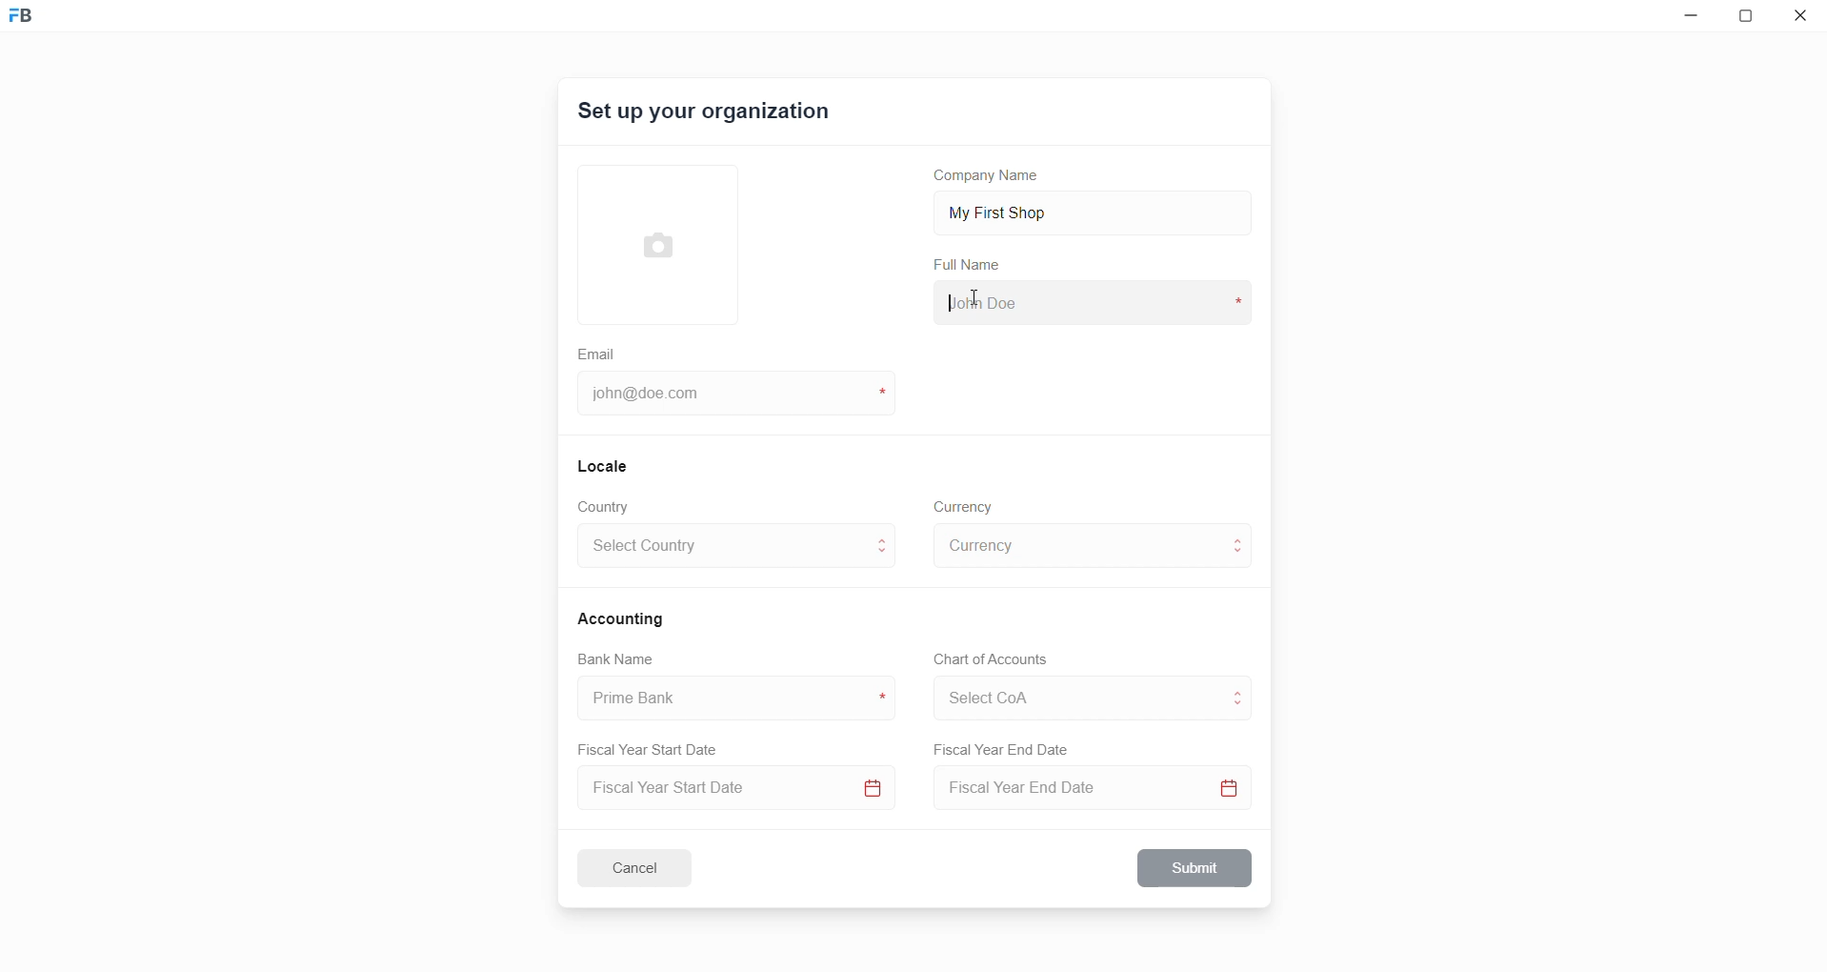 The width and height of the screenshot is (1827, 972). Describe the element at coordinates (974, 302) in the screenshot. I see `cursor` at that location.